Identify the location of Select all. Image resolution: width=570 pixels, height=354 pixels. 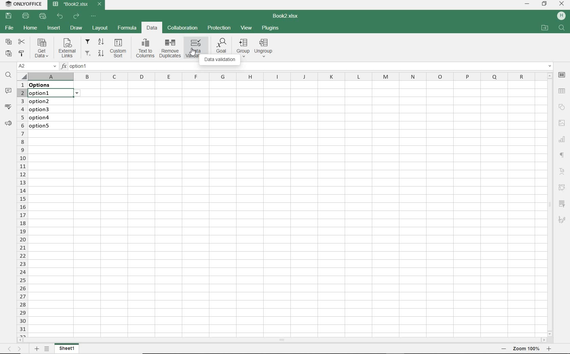
(22, 75).